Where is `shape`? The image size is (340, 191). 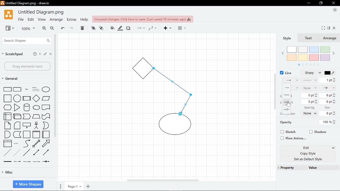
shape is located at coordinates (27, 153).